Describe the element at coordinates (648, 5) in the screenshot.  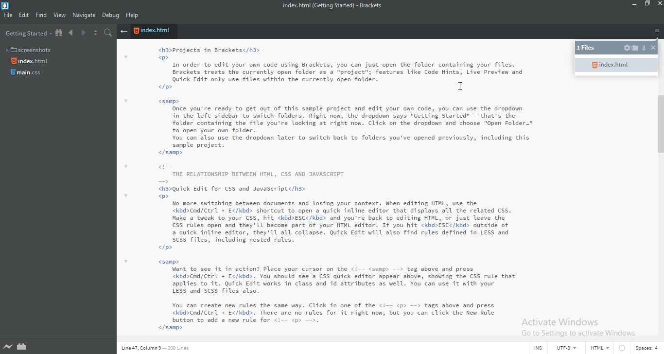
I see `restore` at that location.